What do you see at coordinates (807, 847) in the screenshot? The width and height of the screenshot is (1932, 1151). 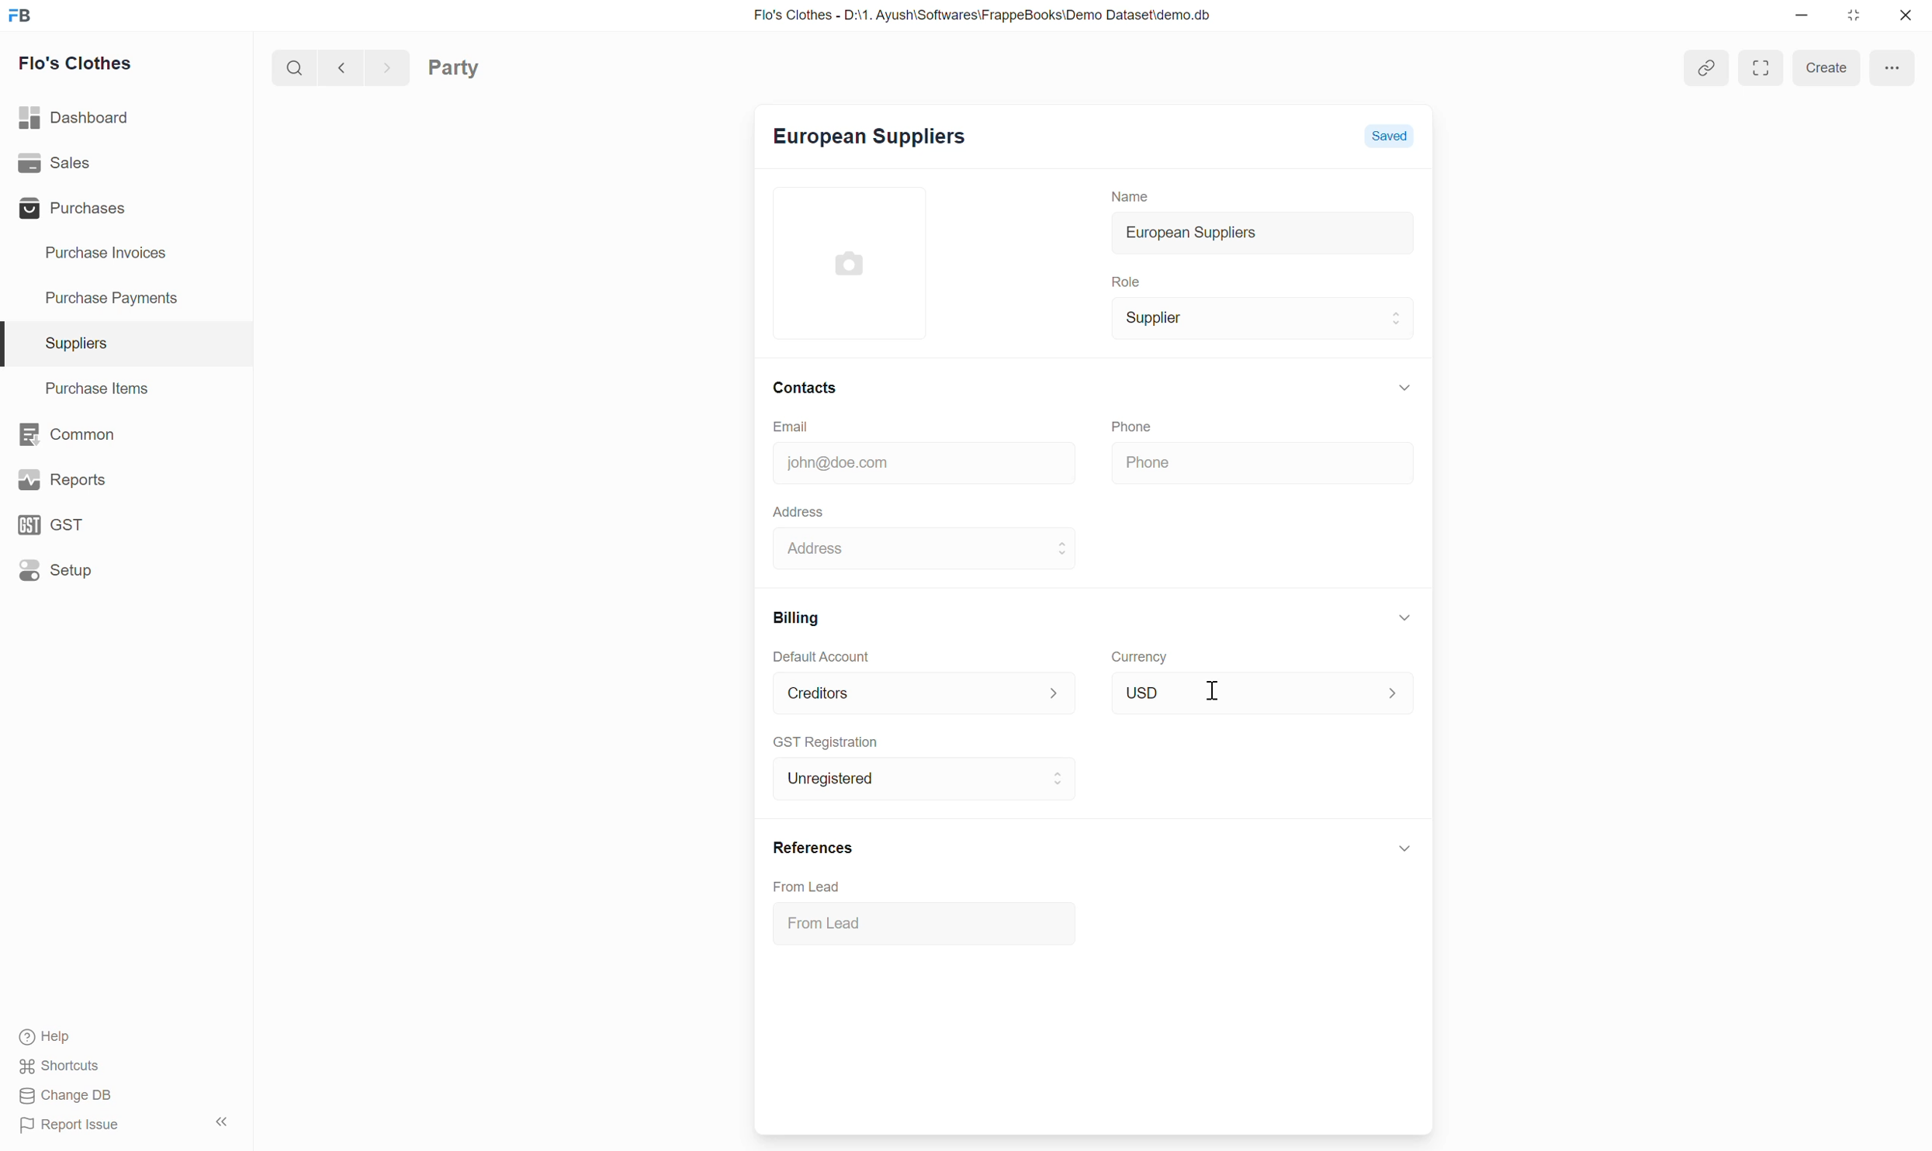 I see `References` at bounding box center [807, 847].